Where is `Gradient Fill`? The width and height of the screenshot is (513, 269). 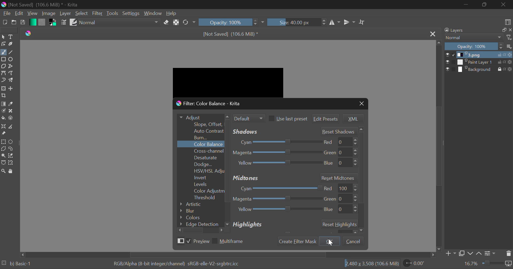
Gradient Fill is located at coordinates (3, 104).